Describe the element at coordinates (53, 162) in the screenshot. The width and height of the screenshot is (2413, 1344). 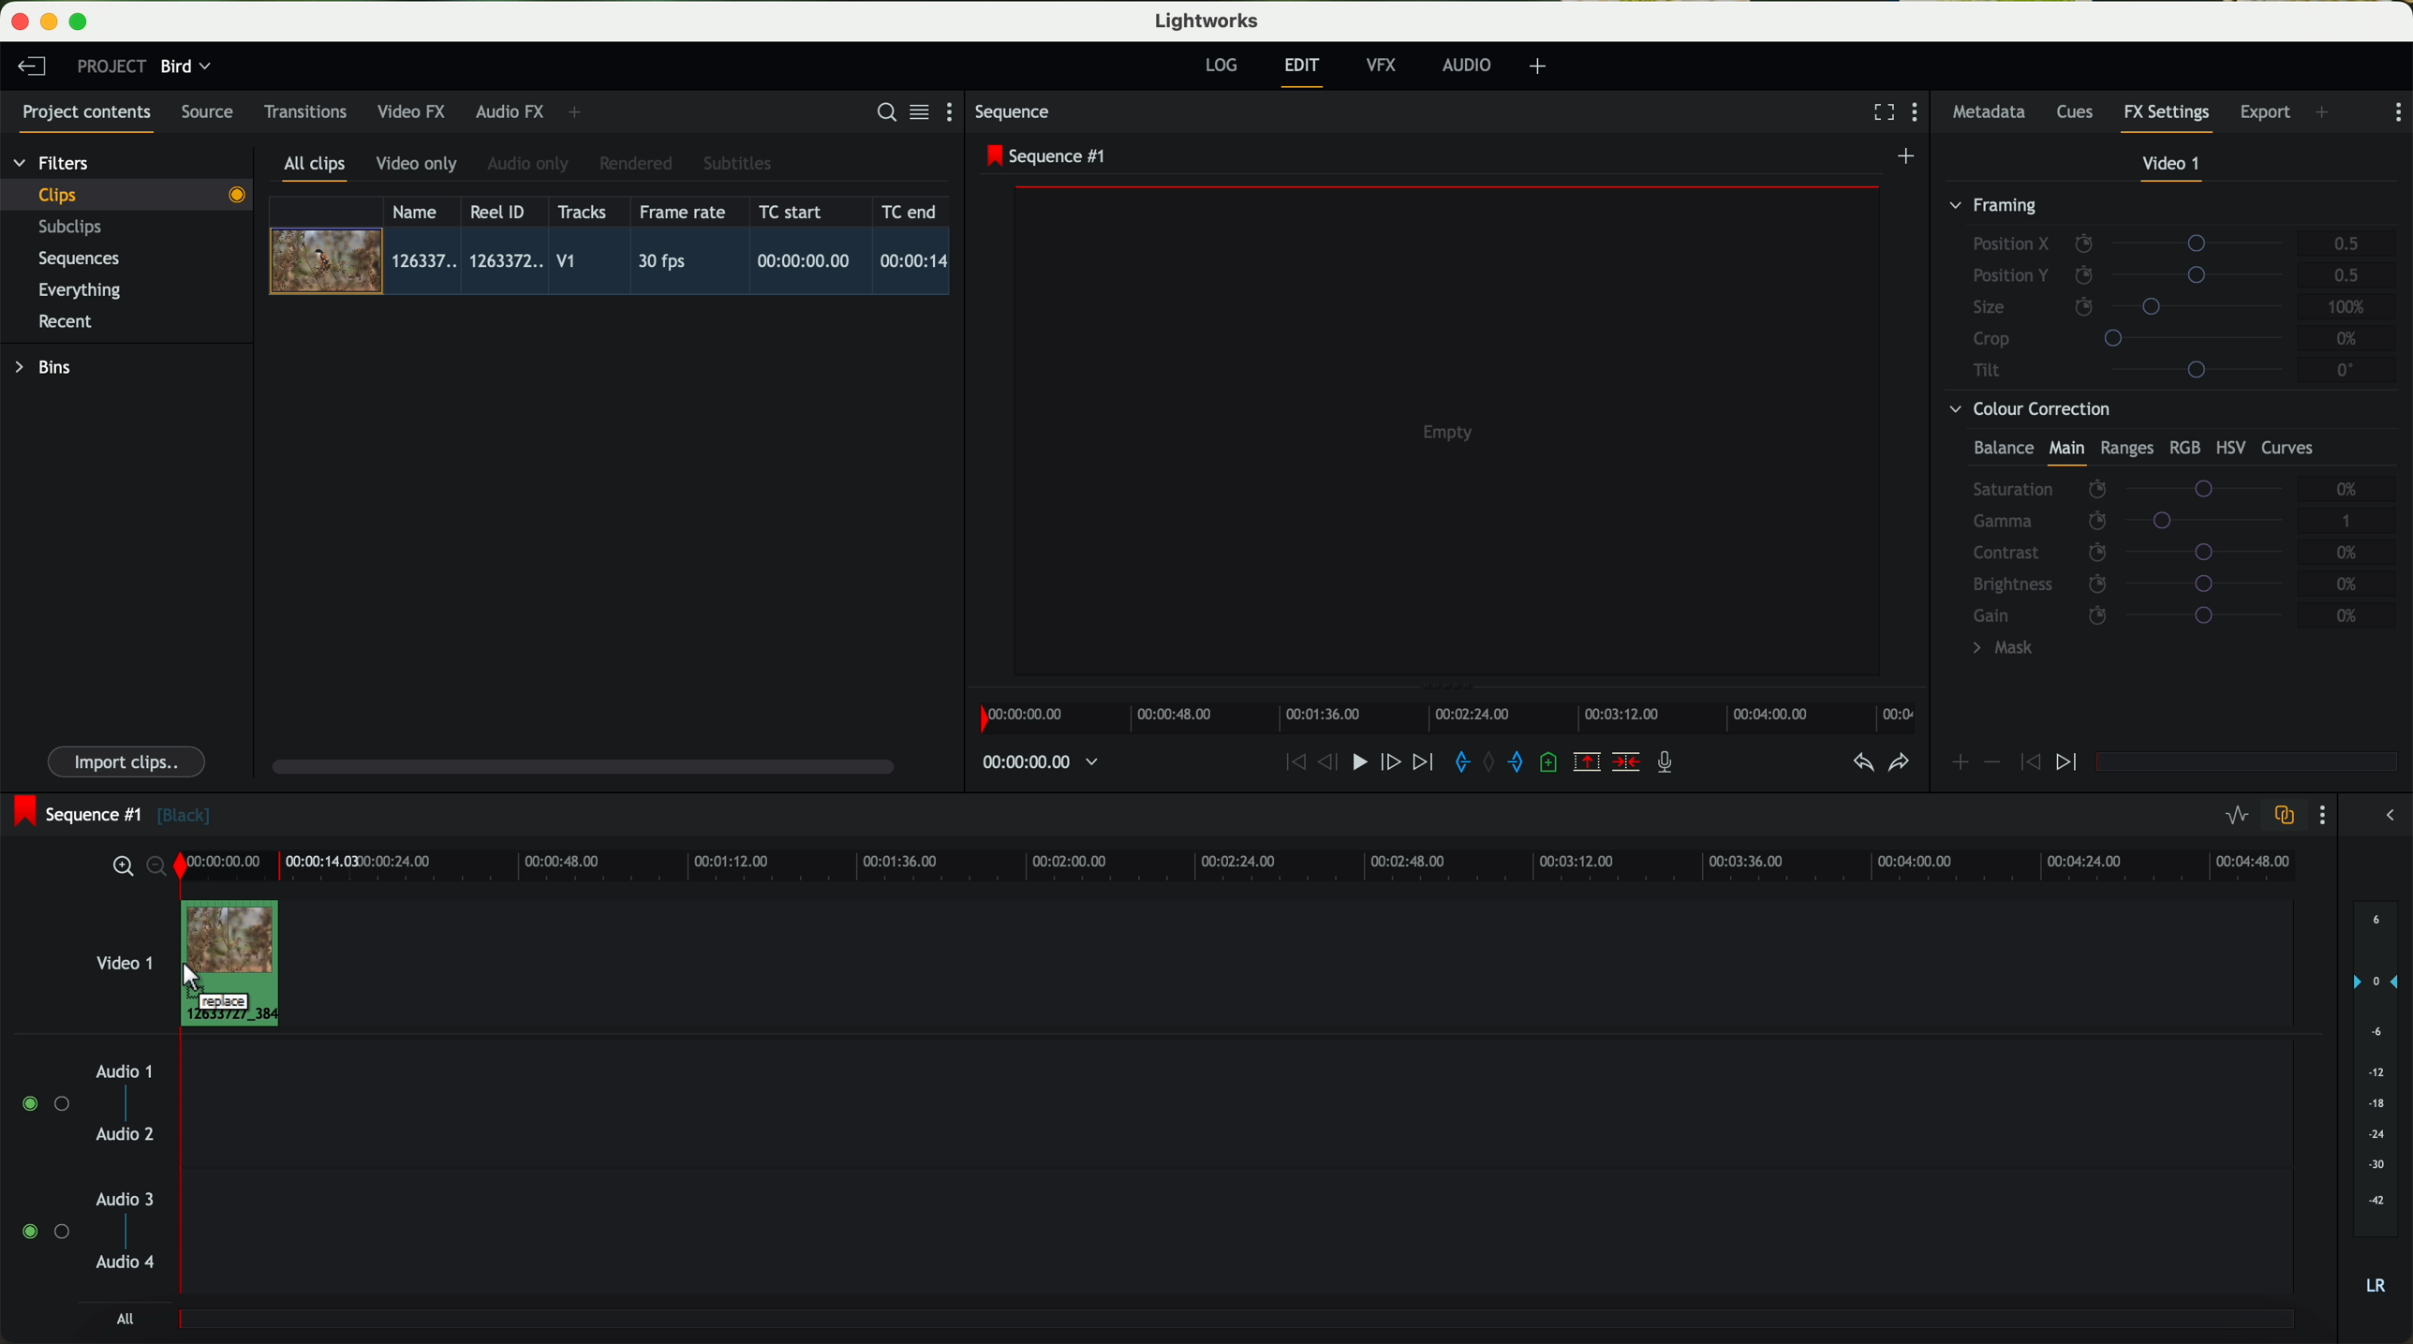
I see `filters` at that location.